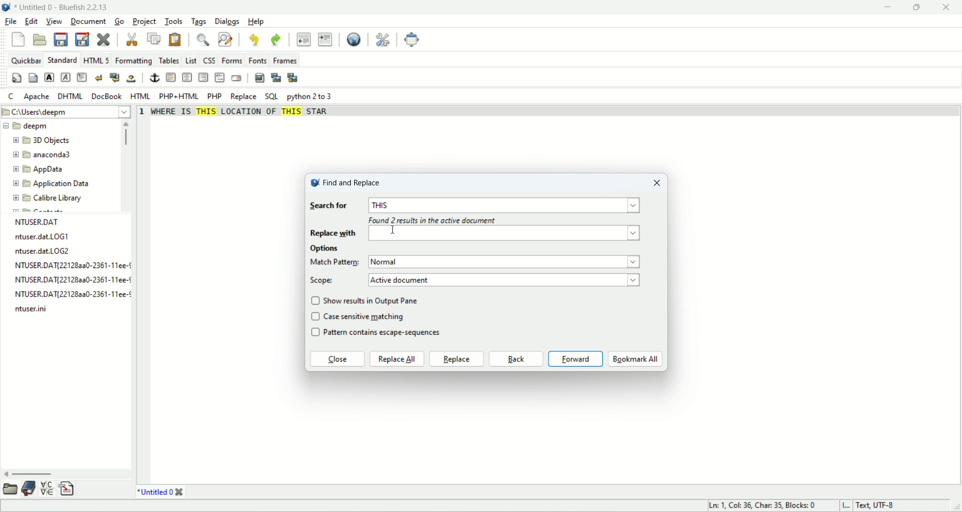 This screenshot has width=962, height=512. Describe the element at coordinates (53, 21) in the screenshot. I see `view` at that location.